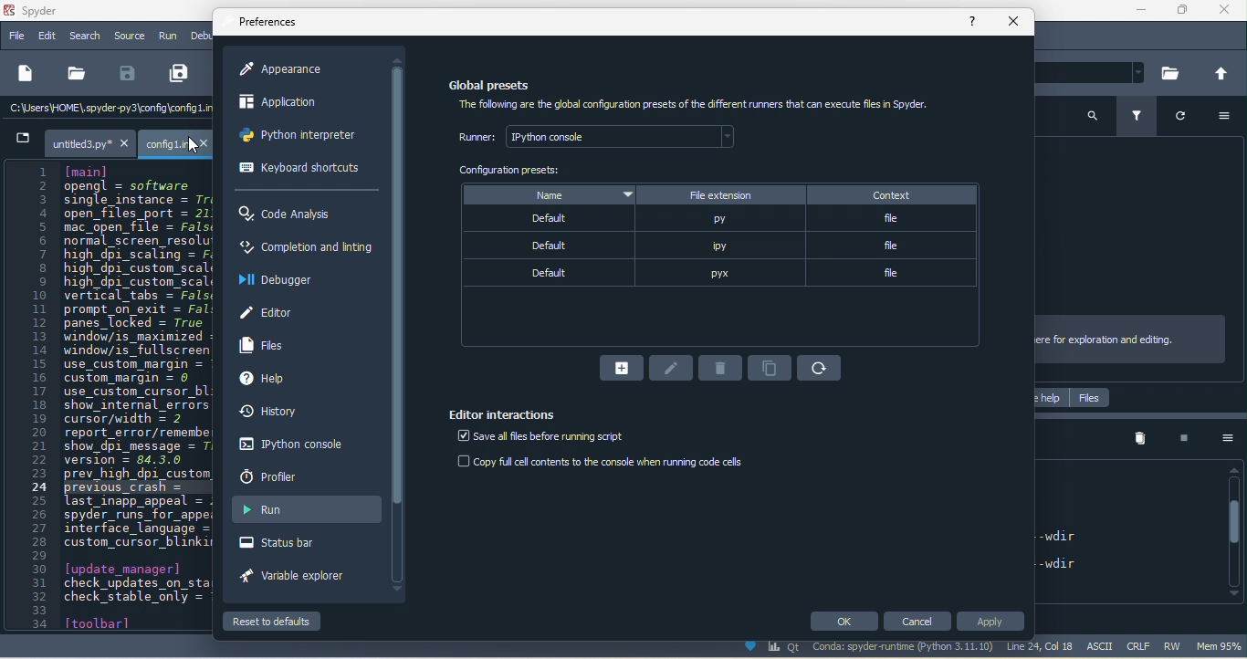  What do you see at coordinates (498, 88) in the screenshot?
I see `global setting panel appear` at bounding box center [498, 88].